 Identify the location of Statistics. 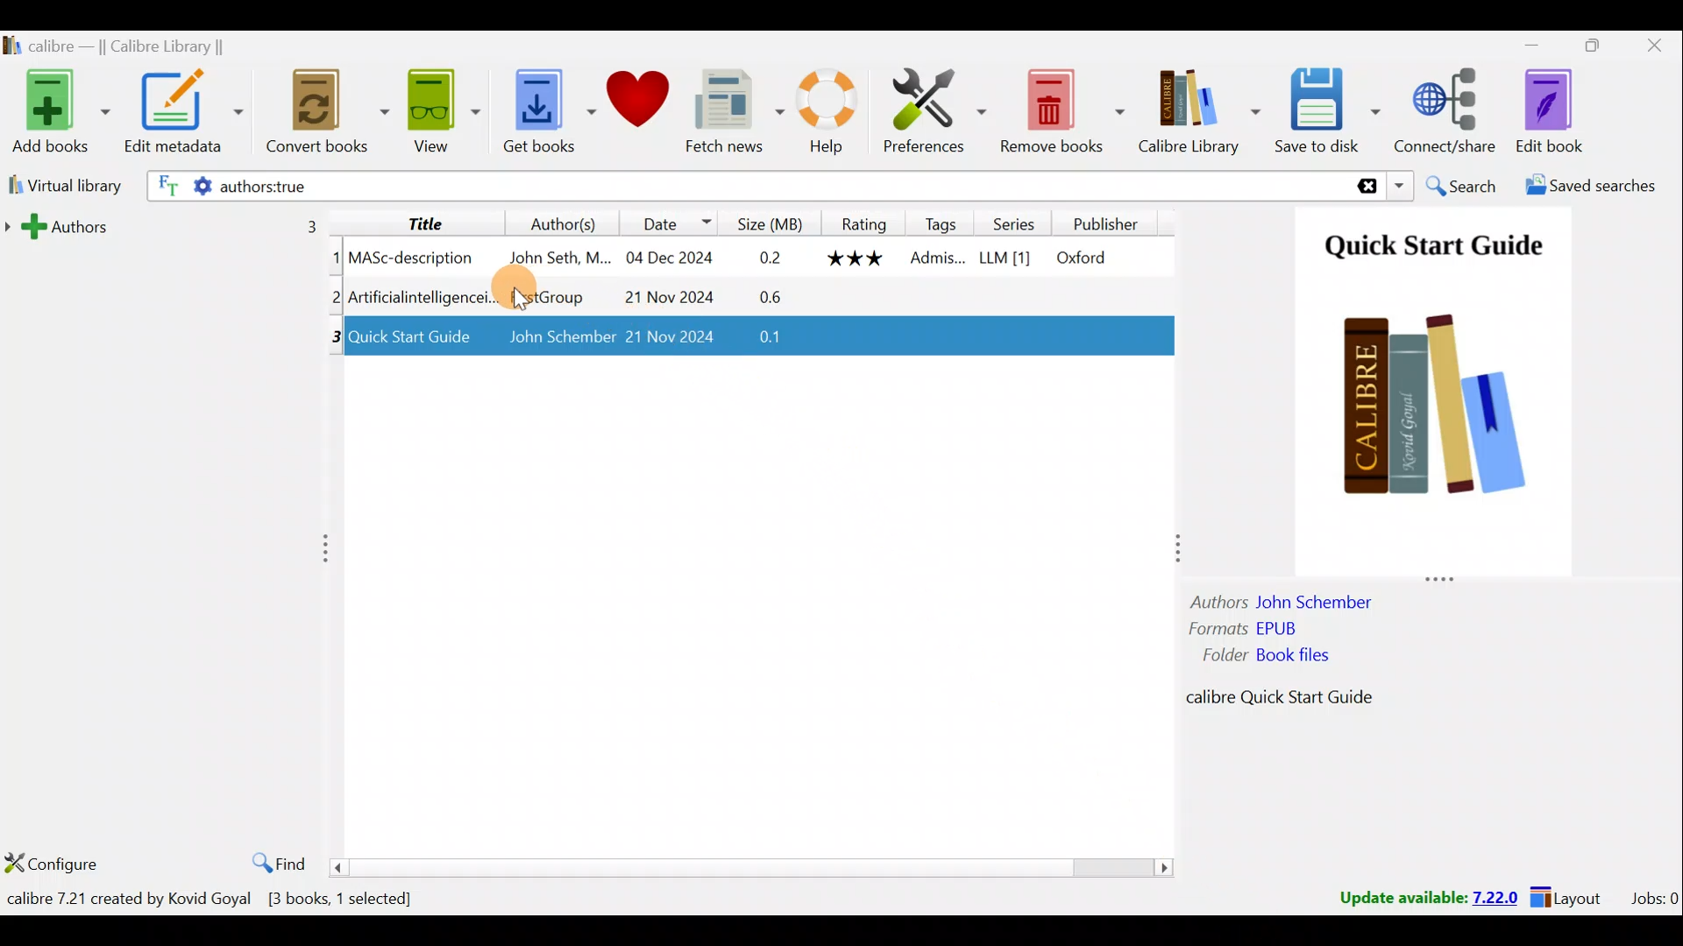
(243, 898).